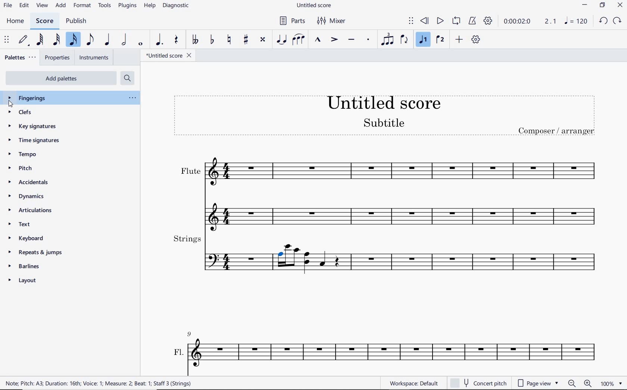 The height and width of the screenshot is (390, 627). I want to click on zoom factor, so click(611, 383).